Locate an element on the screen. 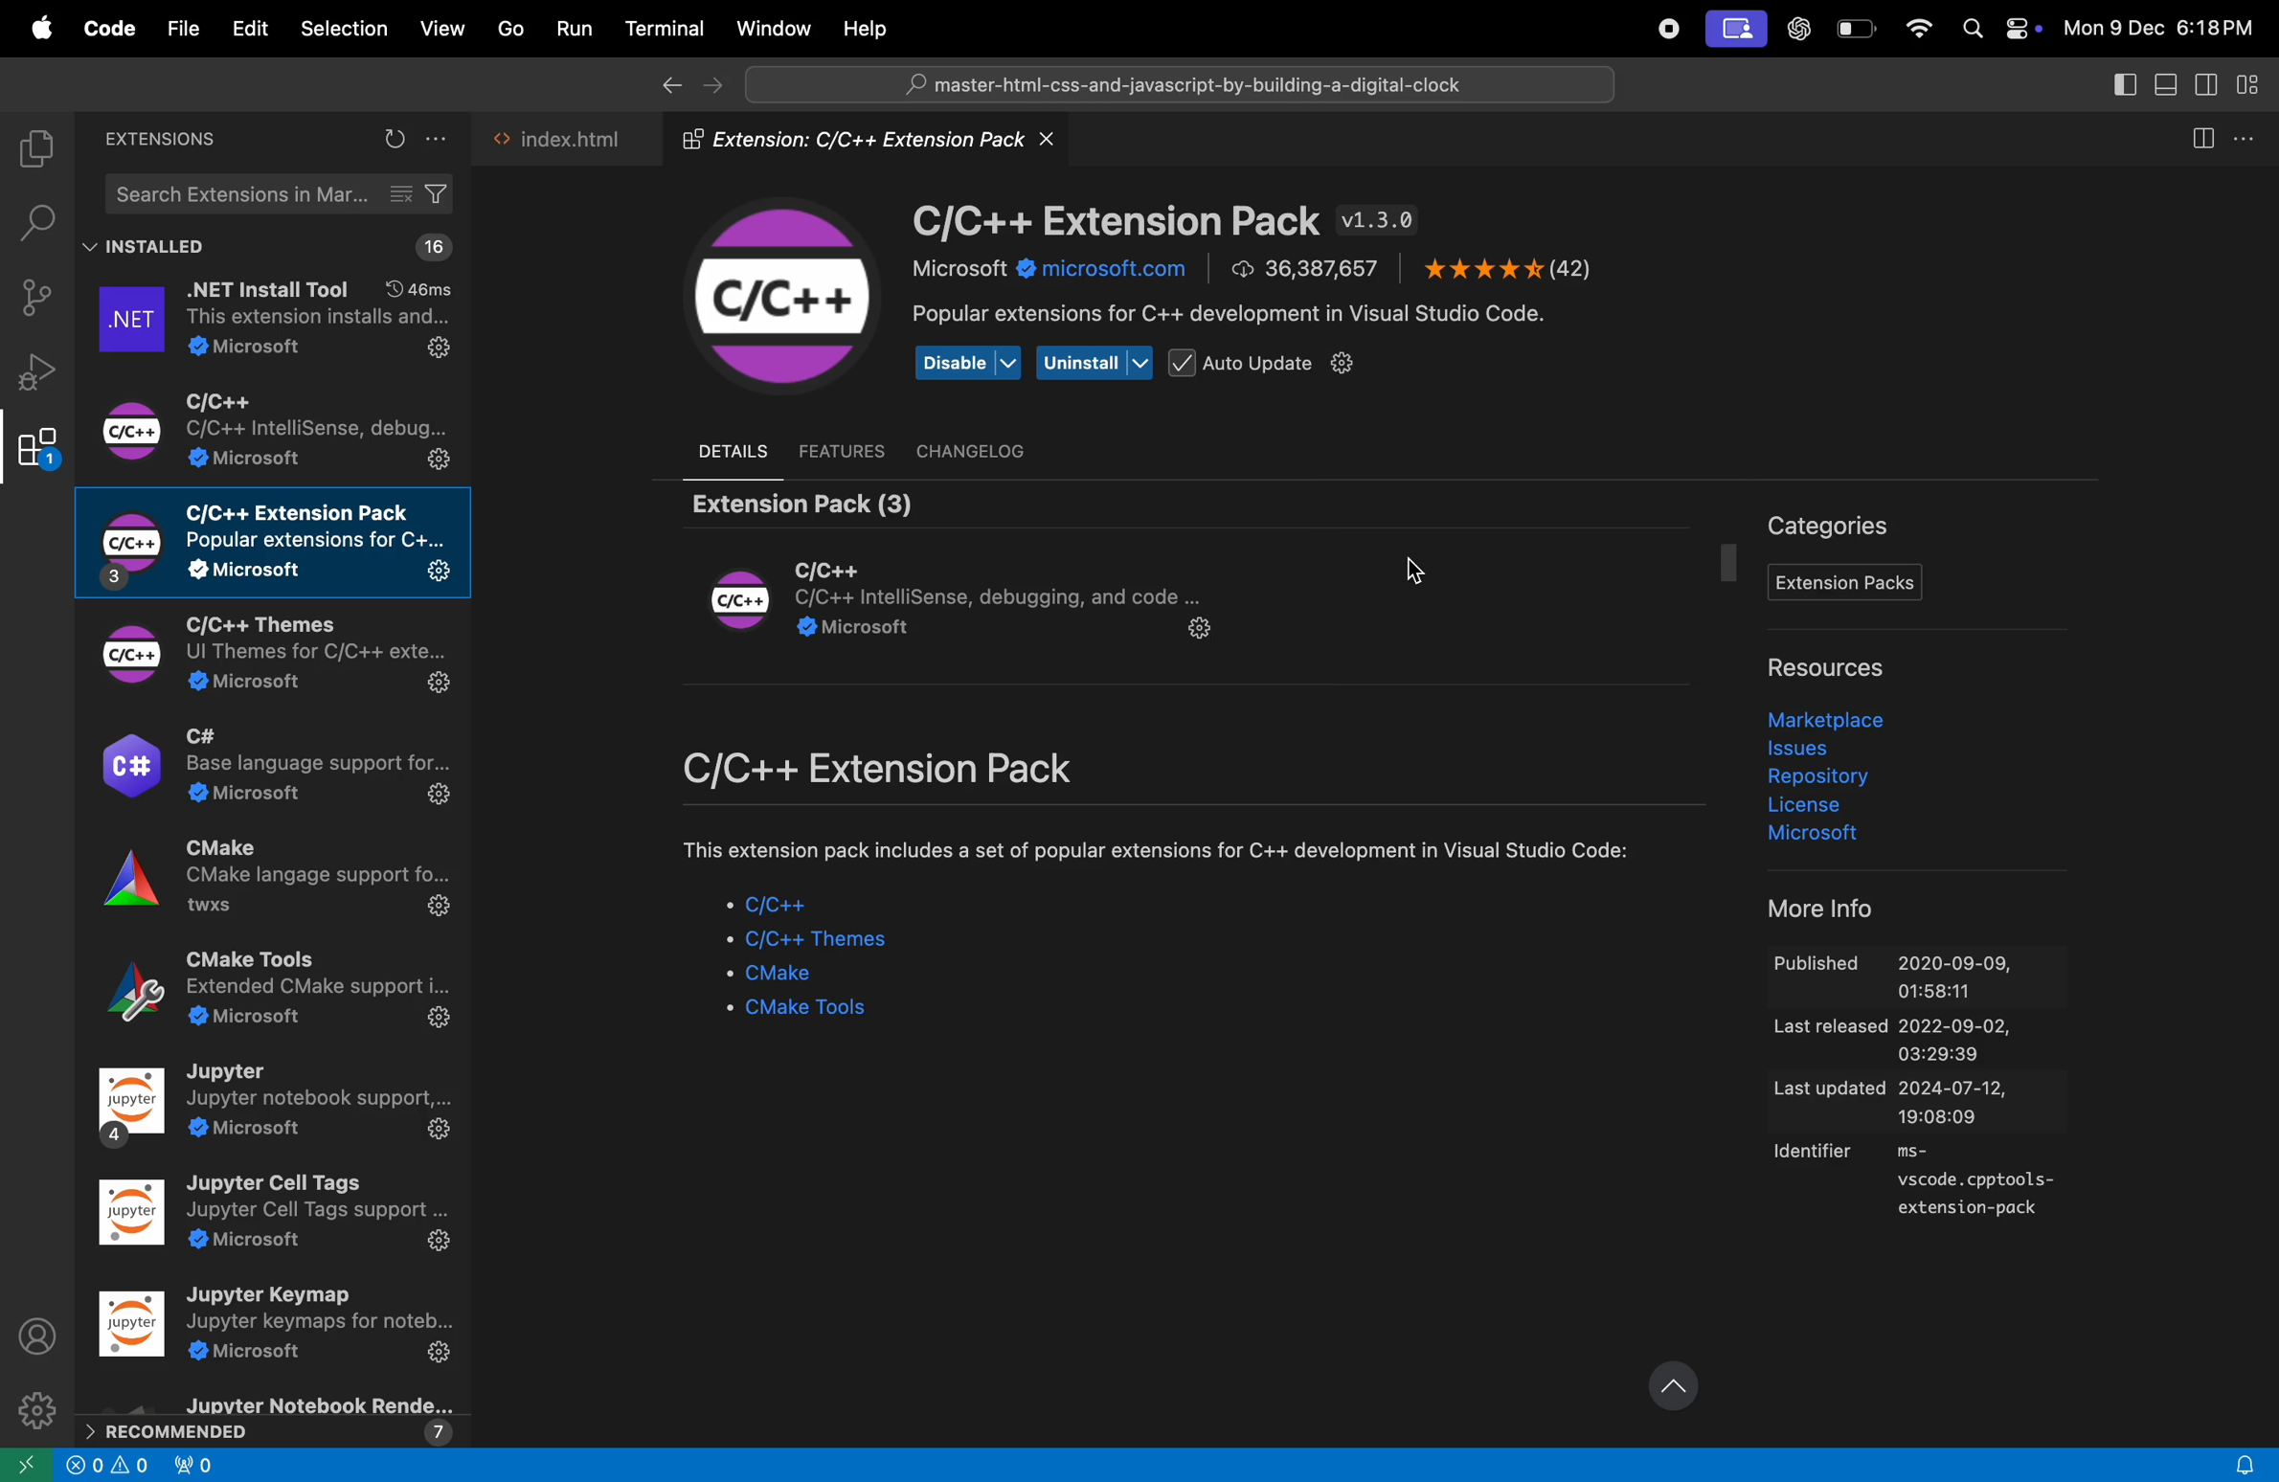 The width and height of the screenshot is (2279, 1482). more actions is located at coordinates (2250, 134).